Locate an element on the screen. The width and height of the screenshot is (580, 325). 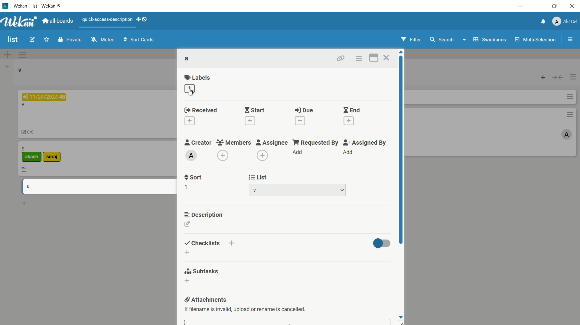
app name is located at coordinates (41, 6).